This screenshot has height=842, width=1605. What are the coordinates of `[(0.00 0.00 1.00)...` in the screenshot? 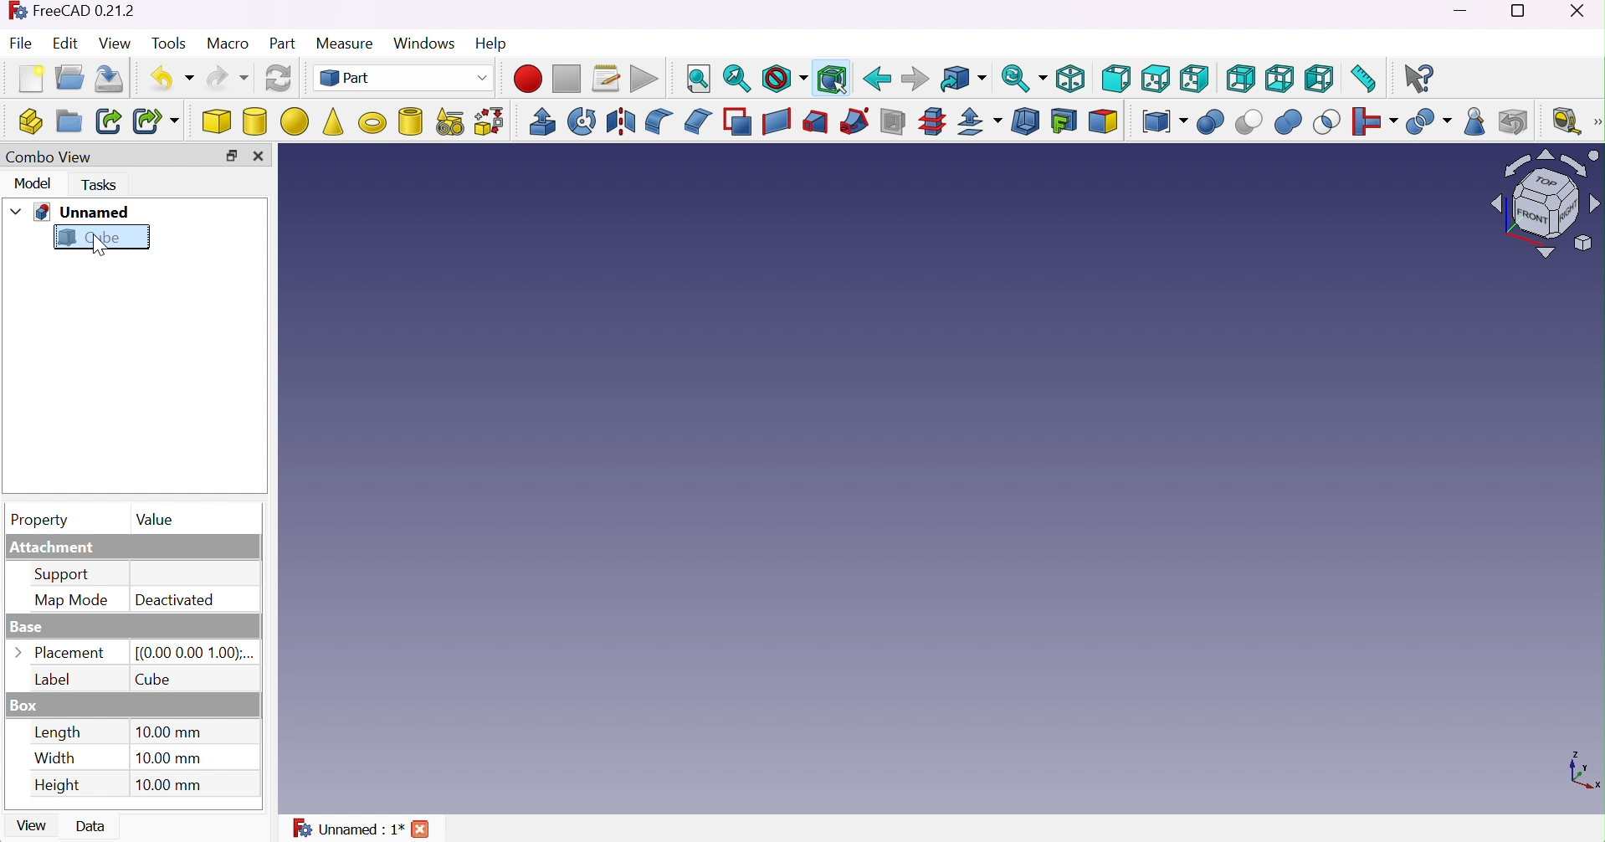 It's located at (195, 652).